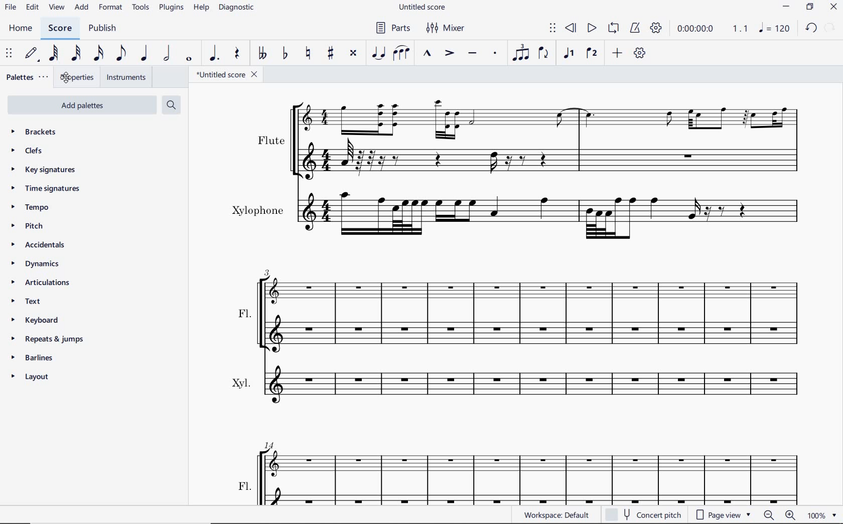  What do you see at coordinates (590, 29) in the screenshot?
I see `PLAY` at bounding box center [590, 29].